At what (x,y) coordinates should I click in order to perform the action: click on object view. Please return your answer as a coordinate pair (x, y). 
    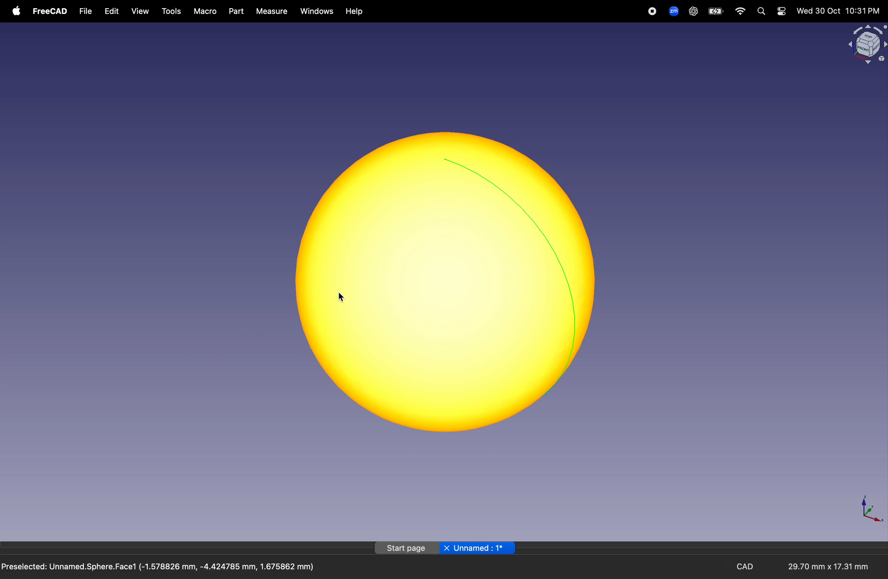
    Looking at the image, I should click on (866, 43).